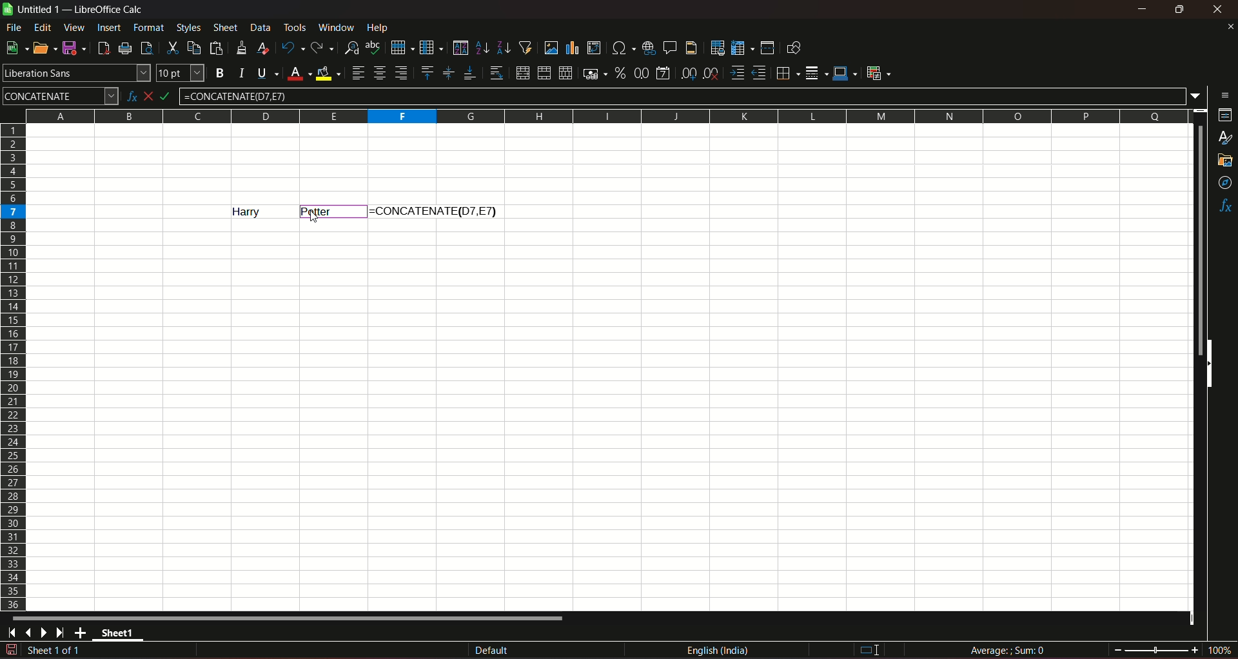 This screenshot has width=1238, height=659. Describe the element at coordinates (767, 48) in the screenshot. I see `split window` at that location.